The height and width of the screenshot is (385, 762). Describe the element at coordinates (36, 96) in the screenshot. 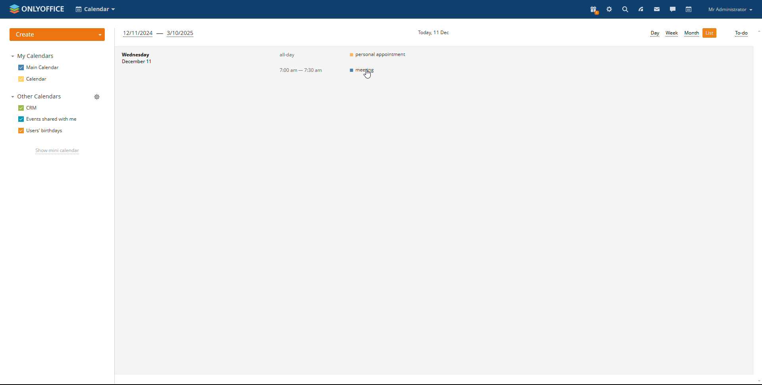

I see `other calendars` at that location.